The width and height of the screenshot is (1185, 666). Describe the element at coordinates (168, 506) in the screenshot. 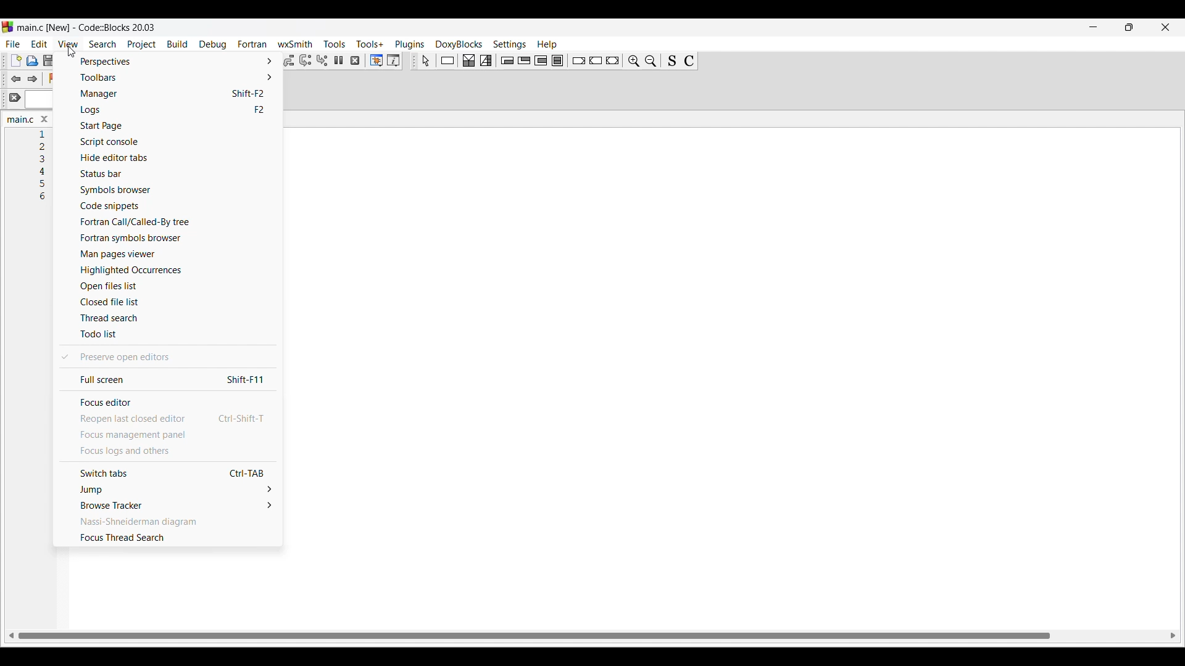

I see `Browse tracker options` at that location.